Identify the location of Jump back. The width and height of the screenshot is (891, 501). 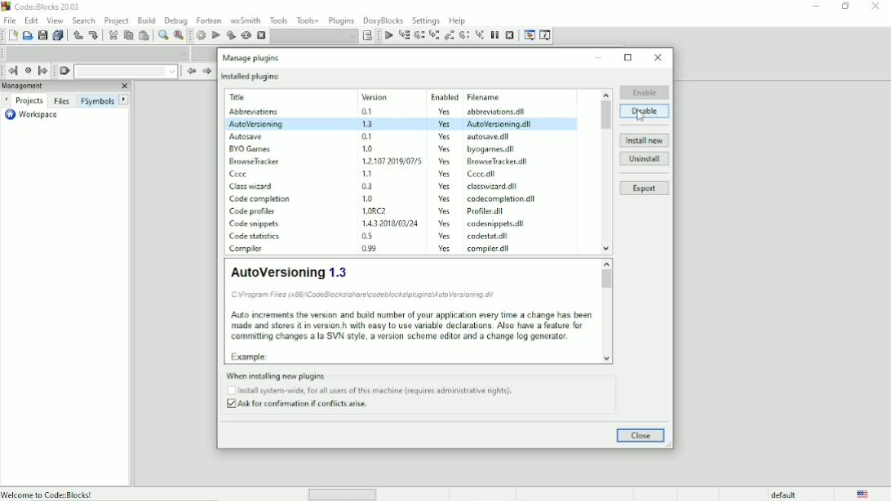
(11, 71).